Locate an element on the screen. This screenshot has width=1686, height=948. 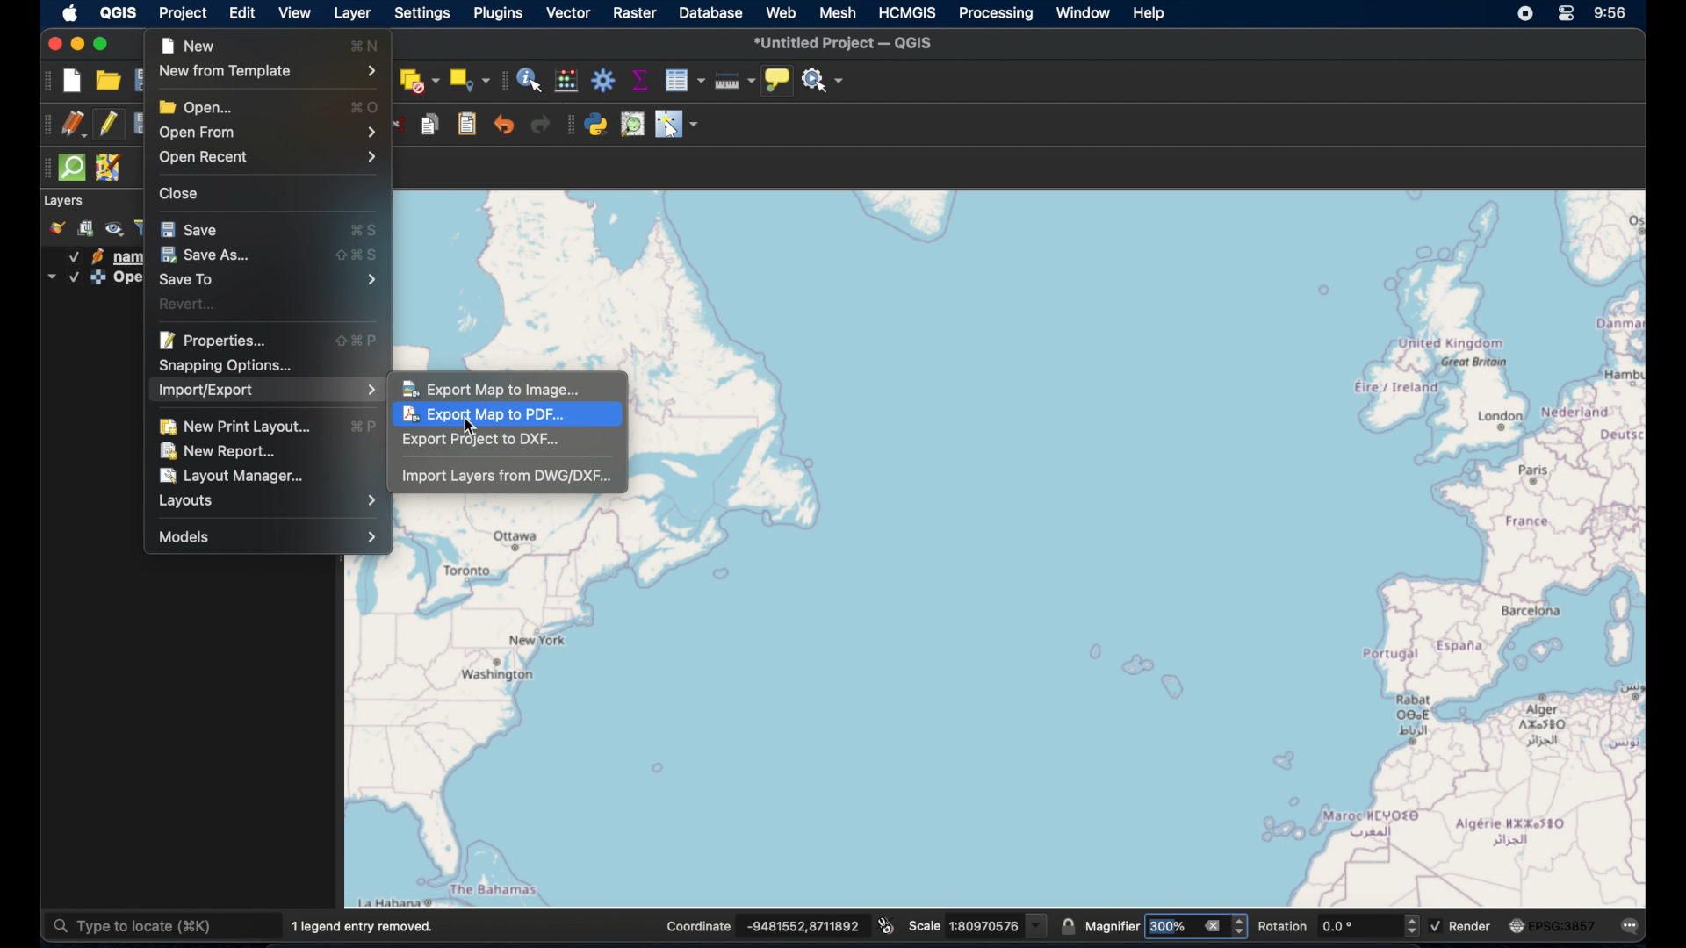
measure line is located at coordinates (735, 80).